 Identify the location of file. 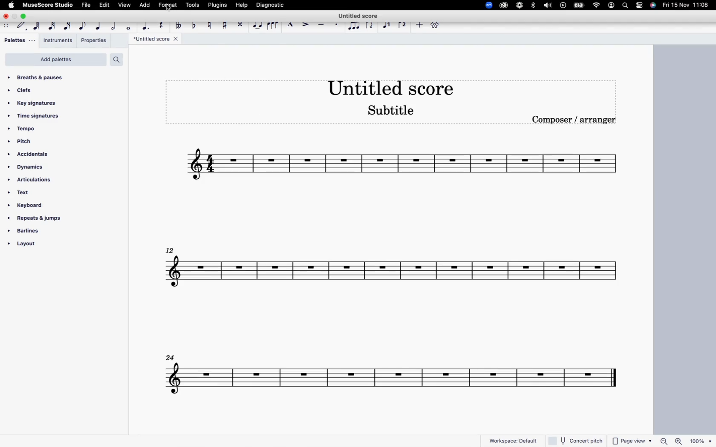
(87, 6).